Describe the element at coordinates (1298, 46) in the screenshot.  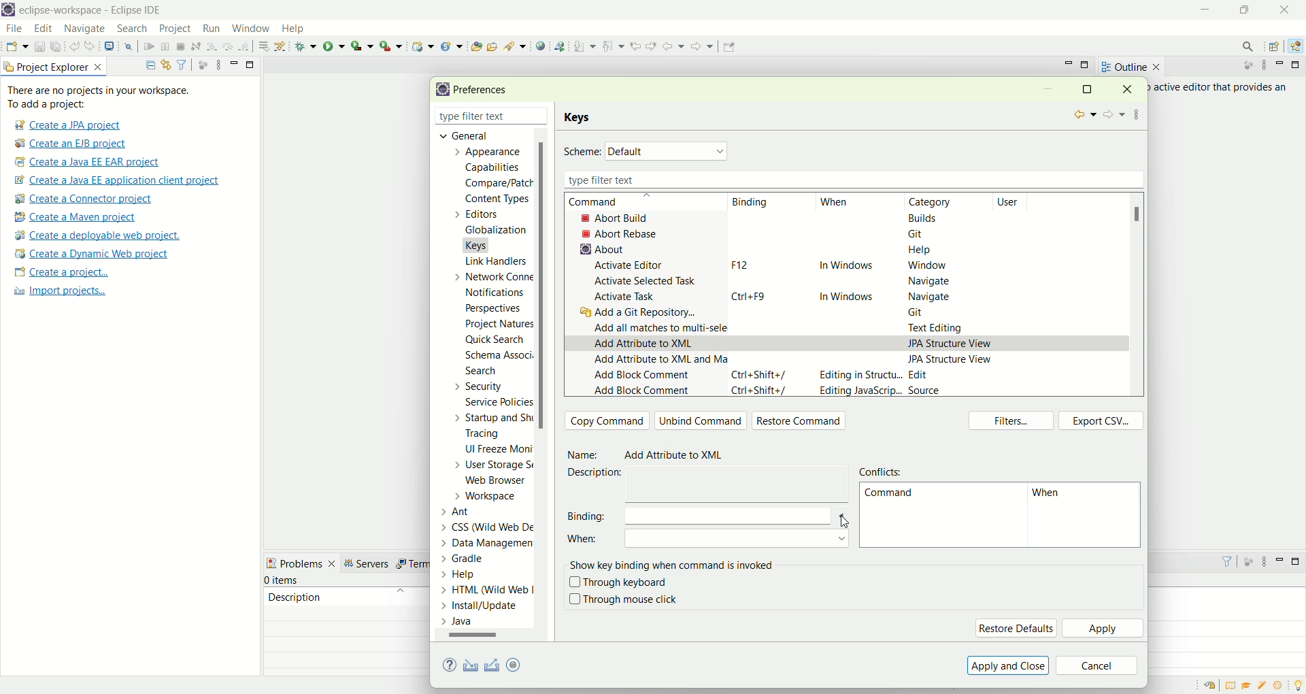
I see `Java EE` at that location.